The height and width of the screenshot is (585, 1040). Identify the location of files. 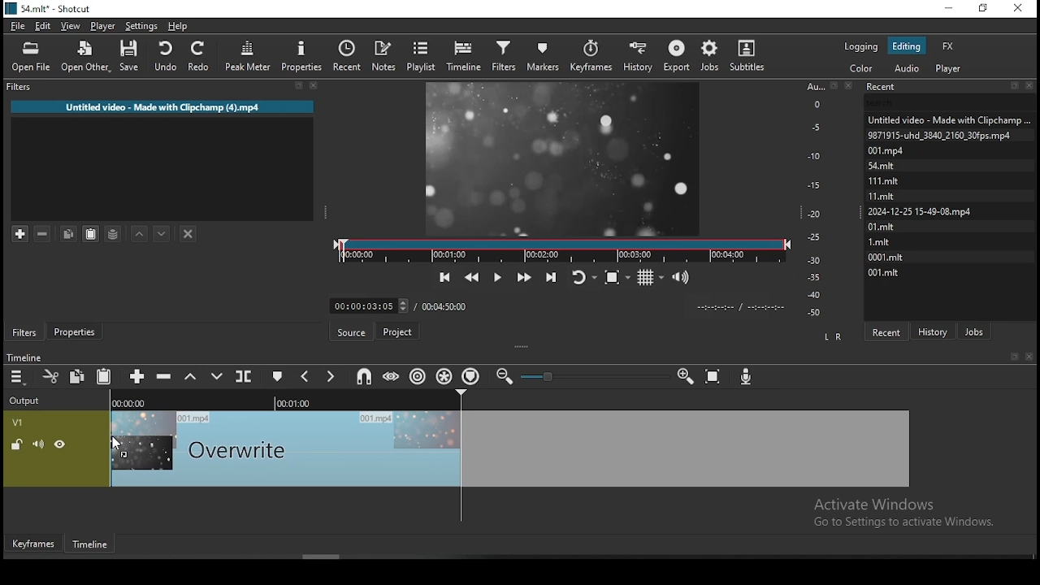
(881, 179).